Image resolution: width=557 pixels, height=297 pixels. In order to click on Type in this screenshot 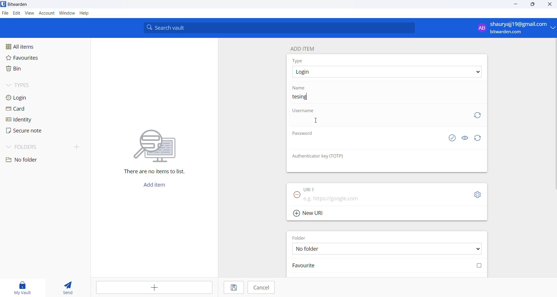, I will do `click(299, 61)`.